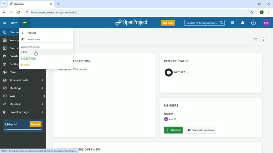 Image resolution: width=273 pixels, height=153 pixels. I want to click on Project settings, so click(23, 112).